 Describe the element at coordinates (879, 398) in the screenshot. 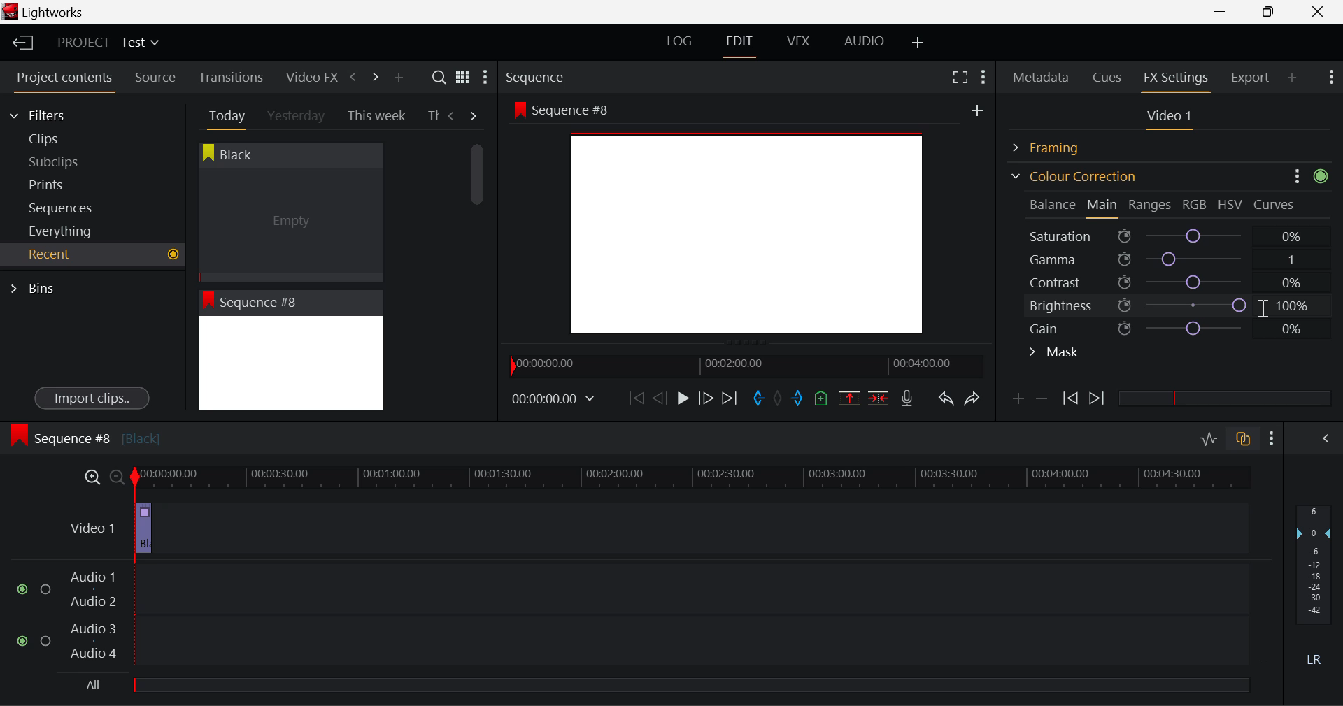

I see `Delete/Cut` at that location.